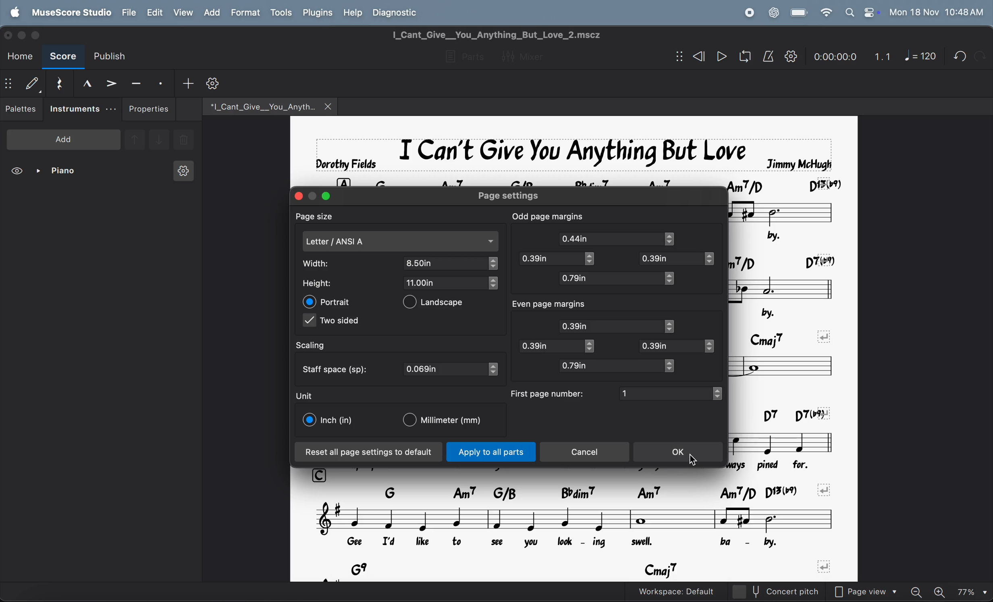 Image resolution: width=993 pixels, height=602 pixels. What do you see at coordinates (721, 394) in the screenshot?
I see `toggle` at bounding box center [721, 394].